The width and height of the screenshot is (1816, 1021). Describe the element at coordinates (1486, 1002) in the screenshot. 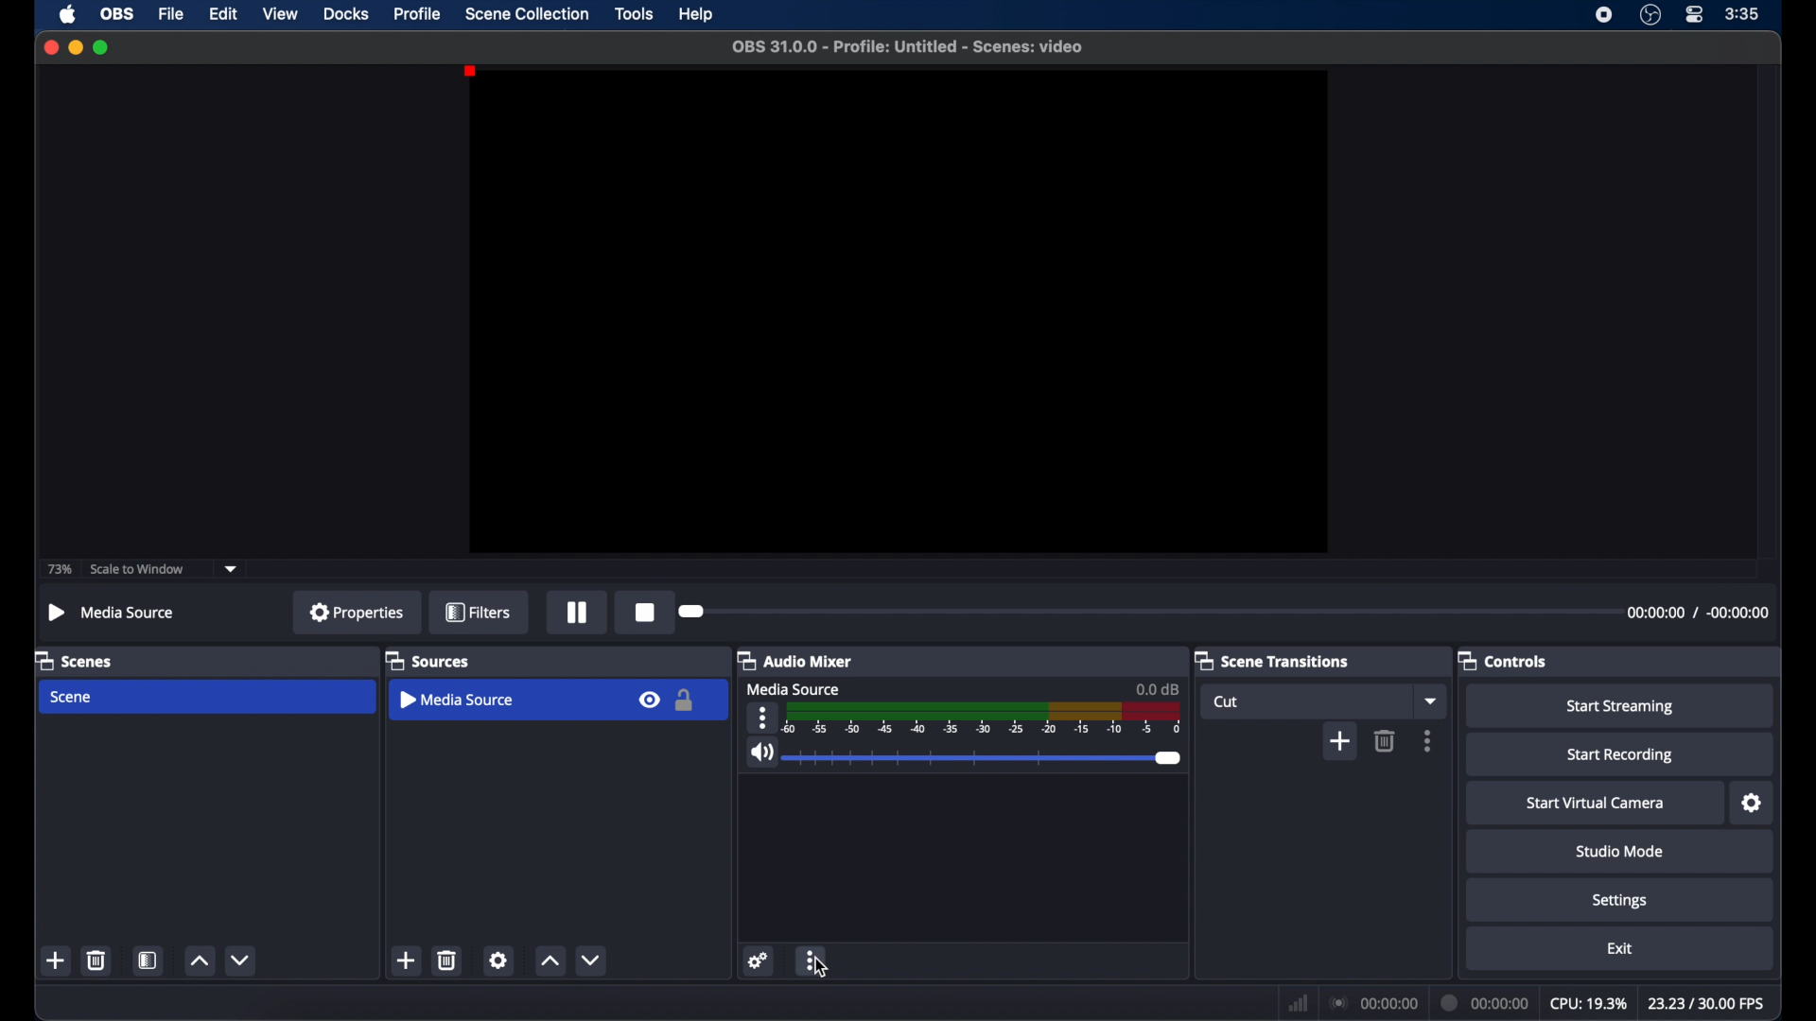

I see `duration` at that location.